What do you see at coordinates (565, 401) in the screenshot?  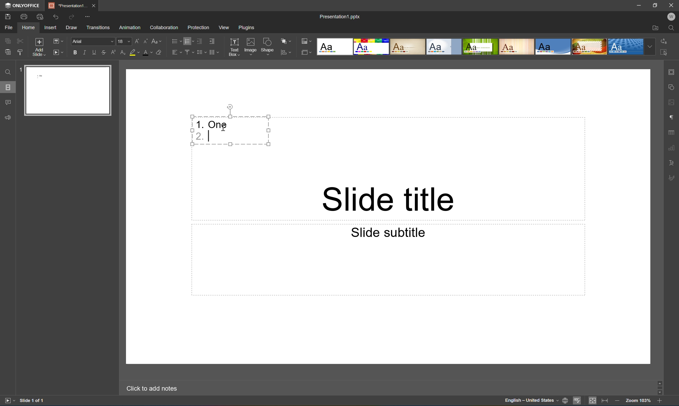 I see `Set document language` at bounding box center [565, 401].